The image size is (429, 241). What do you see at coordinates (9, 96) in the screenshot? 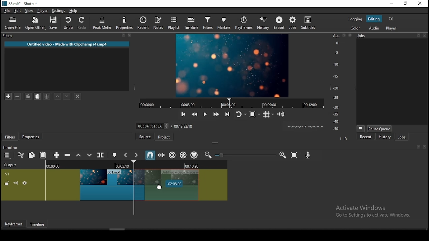
I see `add a filter` at bounding box center [9, 96].